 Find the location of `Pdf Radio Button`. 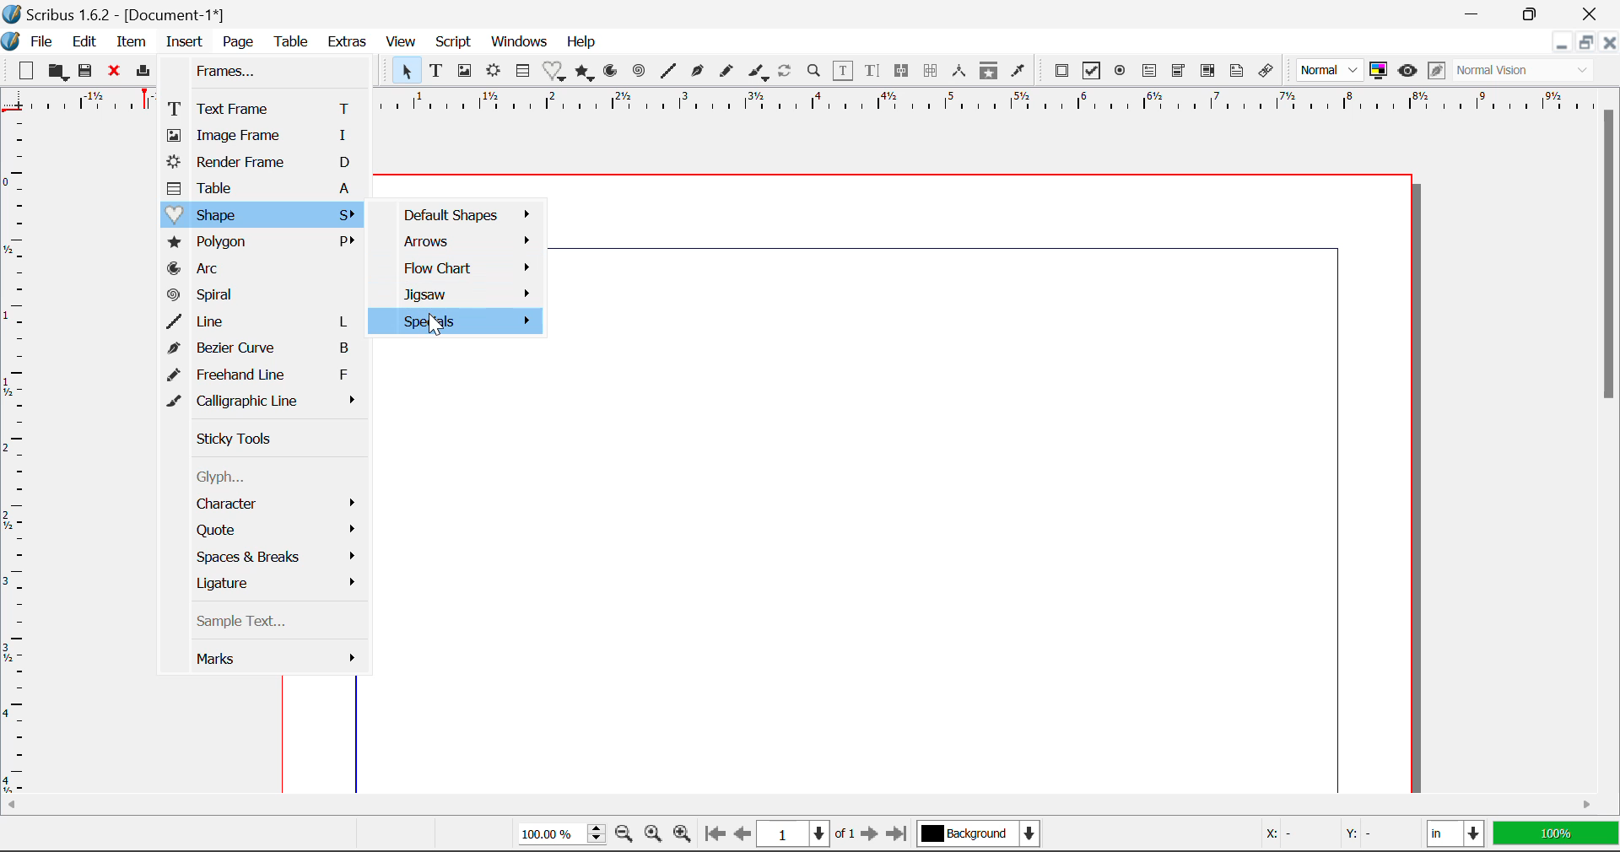

Pdf Radio Button is located at coordinates (1122, 73).